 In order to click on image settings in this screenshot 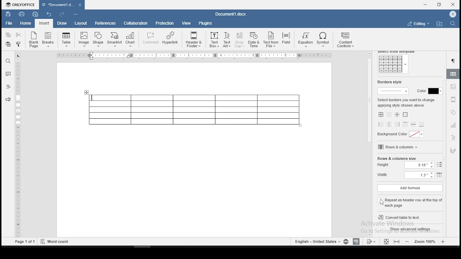, I will do `click(454, 87)`.